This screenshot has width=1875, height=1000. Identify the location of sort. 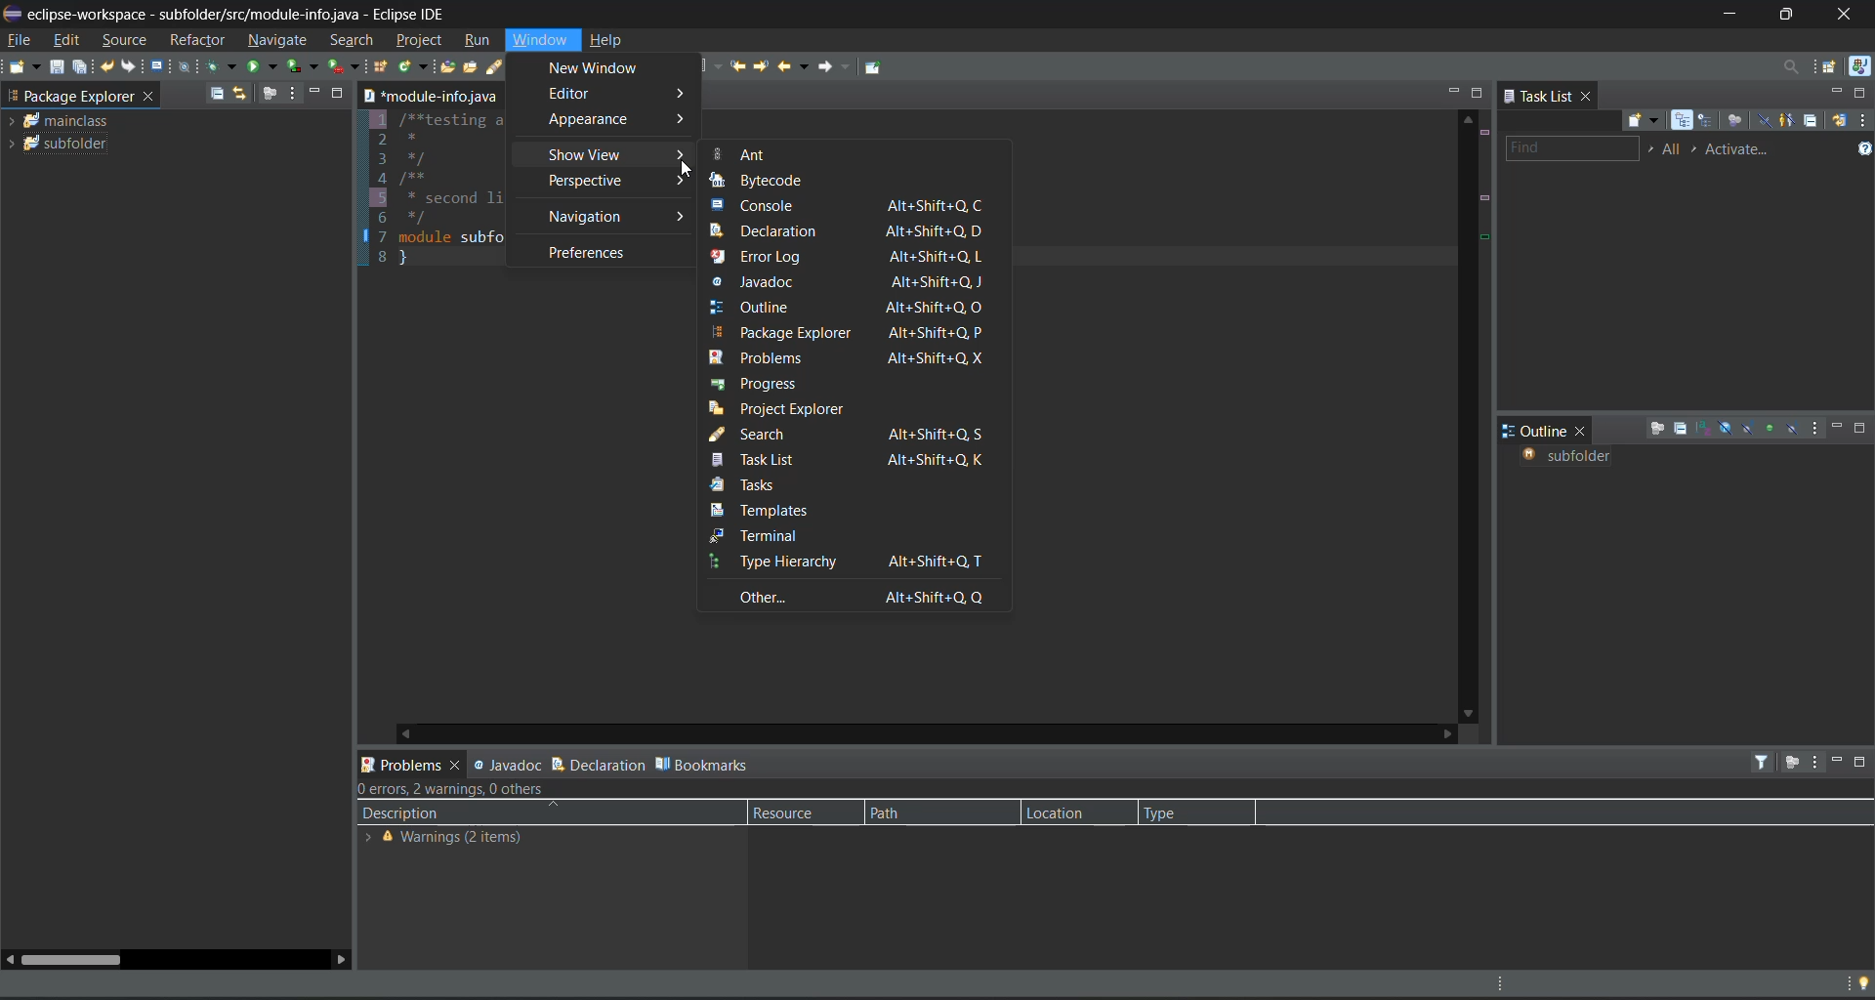
(1704, 427).